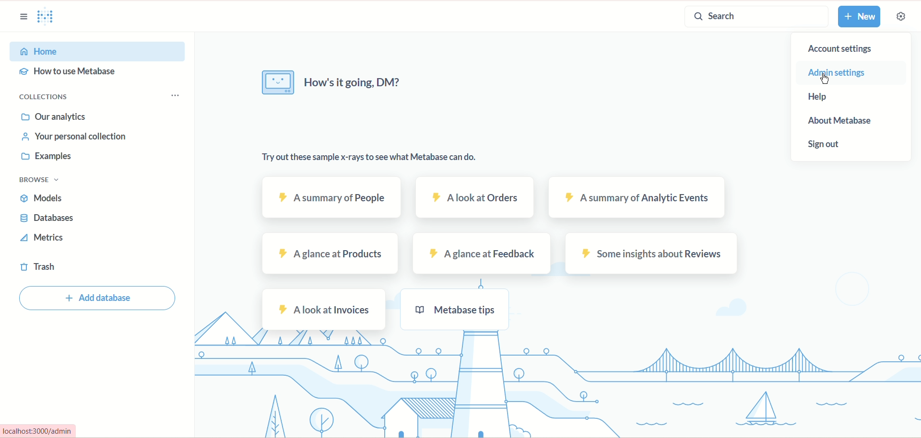 Image resolution: width=921 pixels, height=438 pixels. Describe the element at coordinates (46, 219) in the screenshot. I see `databases` at that location.